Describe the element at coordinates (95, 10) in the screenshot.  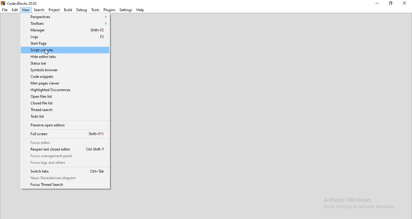
I see `Tools ` at that location.